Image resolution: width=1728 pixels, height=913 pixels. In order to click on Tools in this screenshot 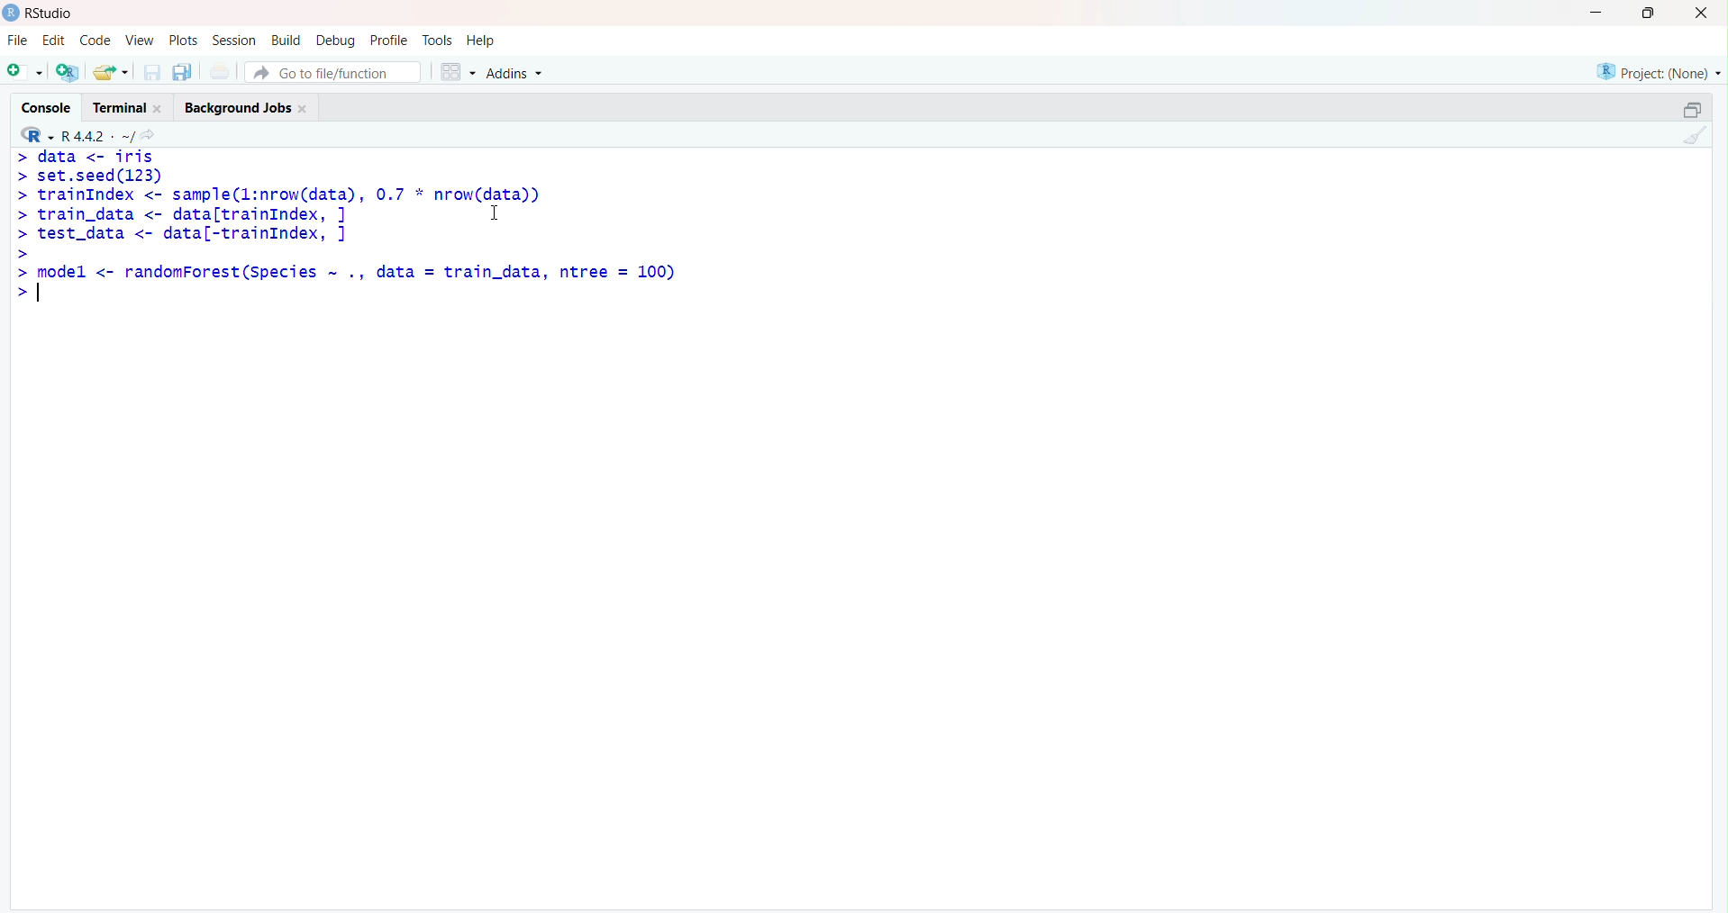, I will do `click(437, 39)`.